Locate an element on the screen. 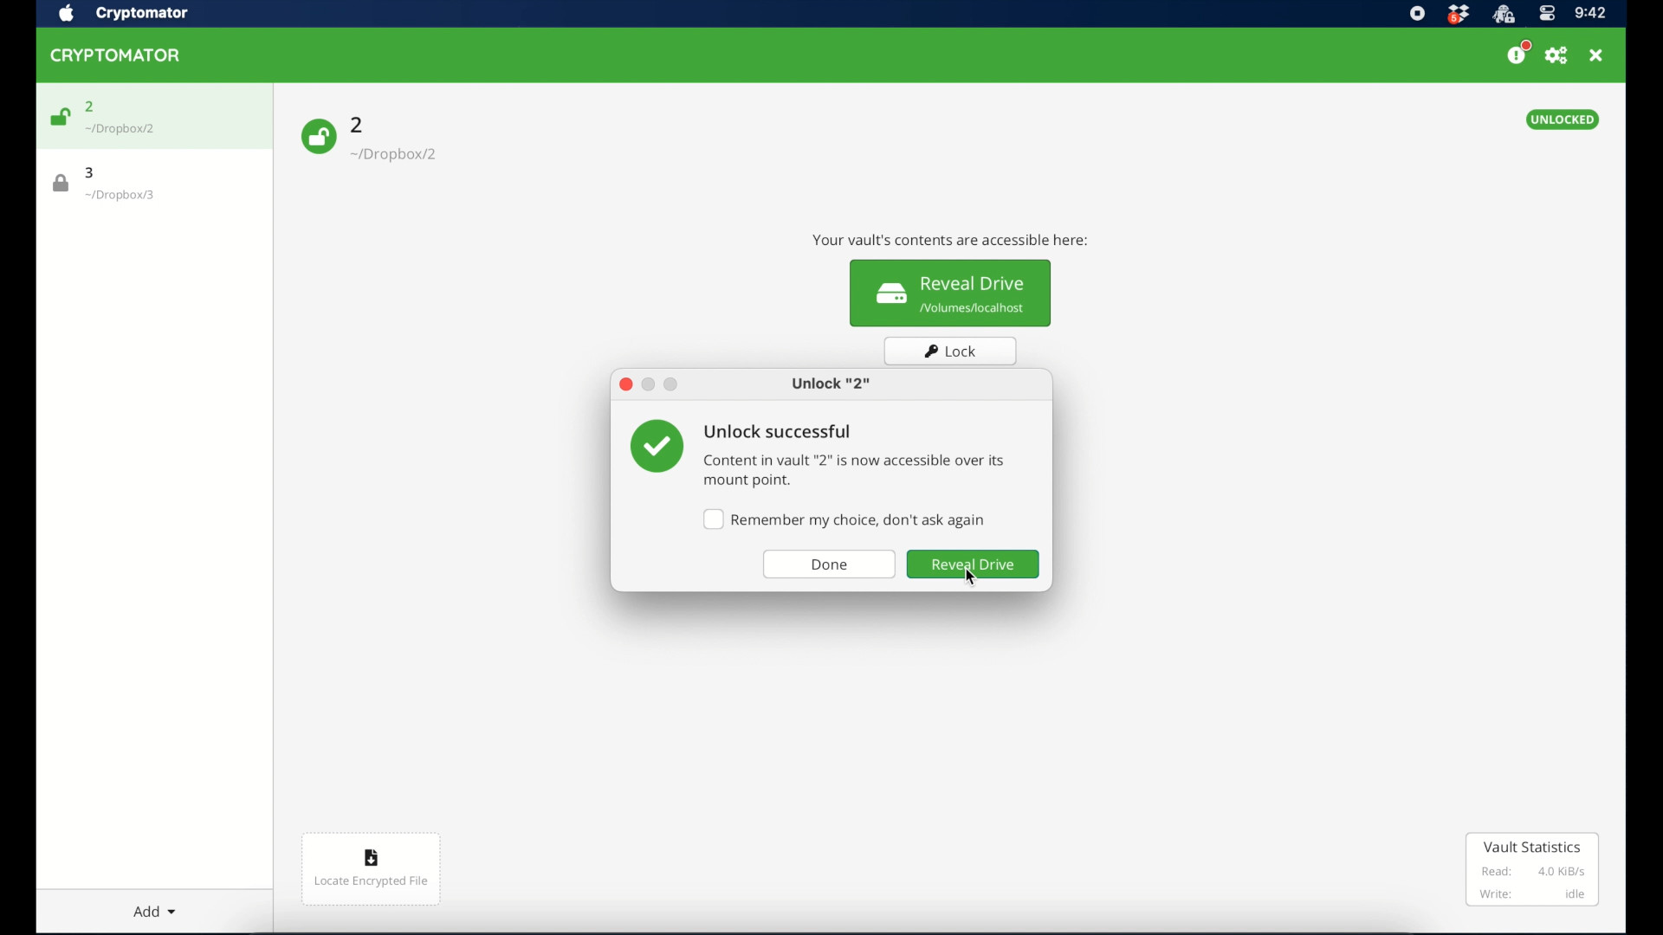 The width and height of the screenshot is (1663, 935). unlock  icon is located at coordinates (59, 117).